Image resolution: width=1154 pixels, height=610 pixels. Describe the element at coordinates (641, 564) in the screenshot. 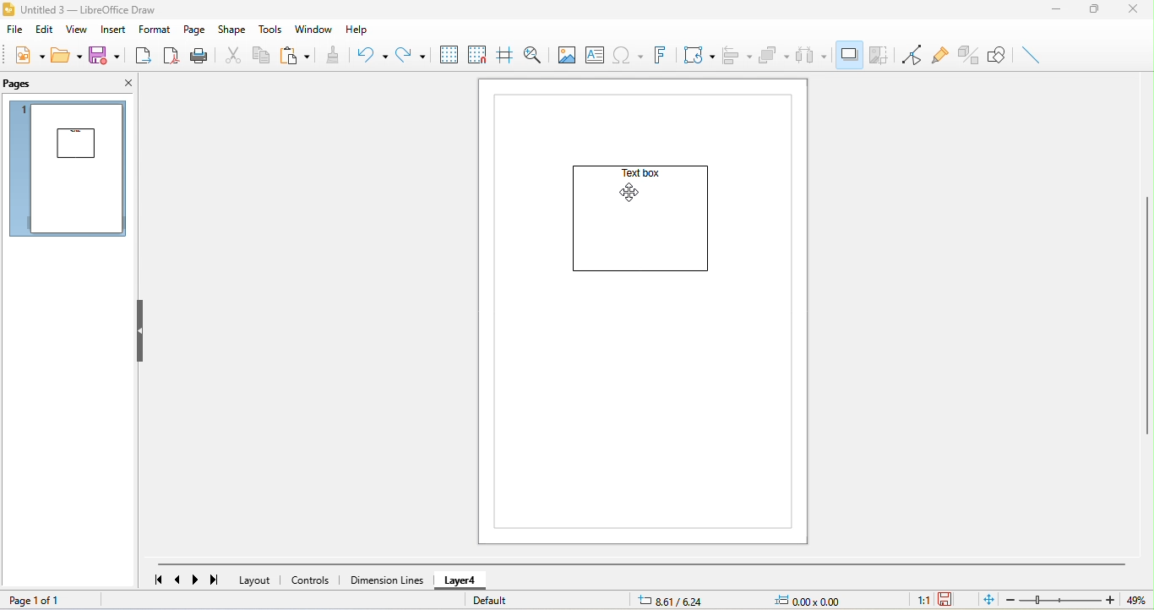

I see `horizontal scroll bar` at that location.